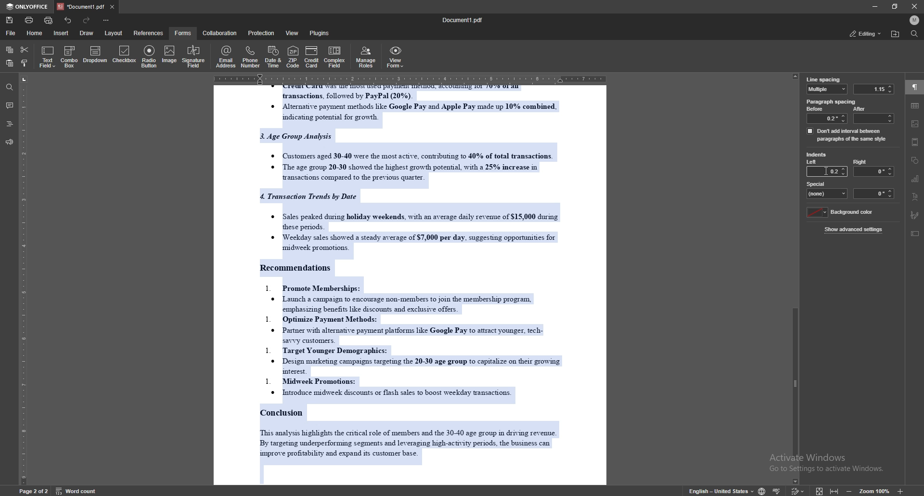 The height and width of the screenshot is (496, 924). What do you see at coordinates (293, 56) in the screenshot?
I see `zip code` at bounding box center [293, 56].